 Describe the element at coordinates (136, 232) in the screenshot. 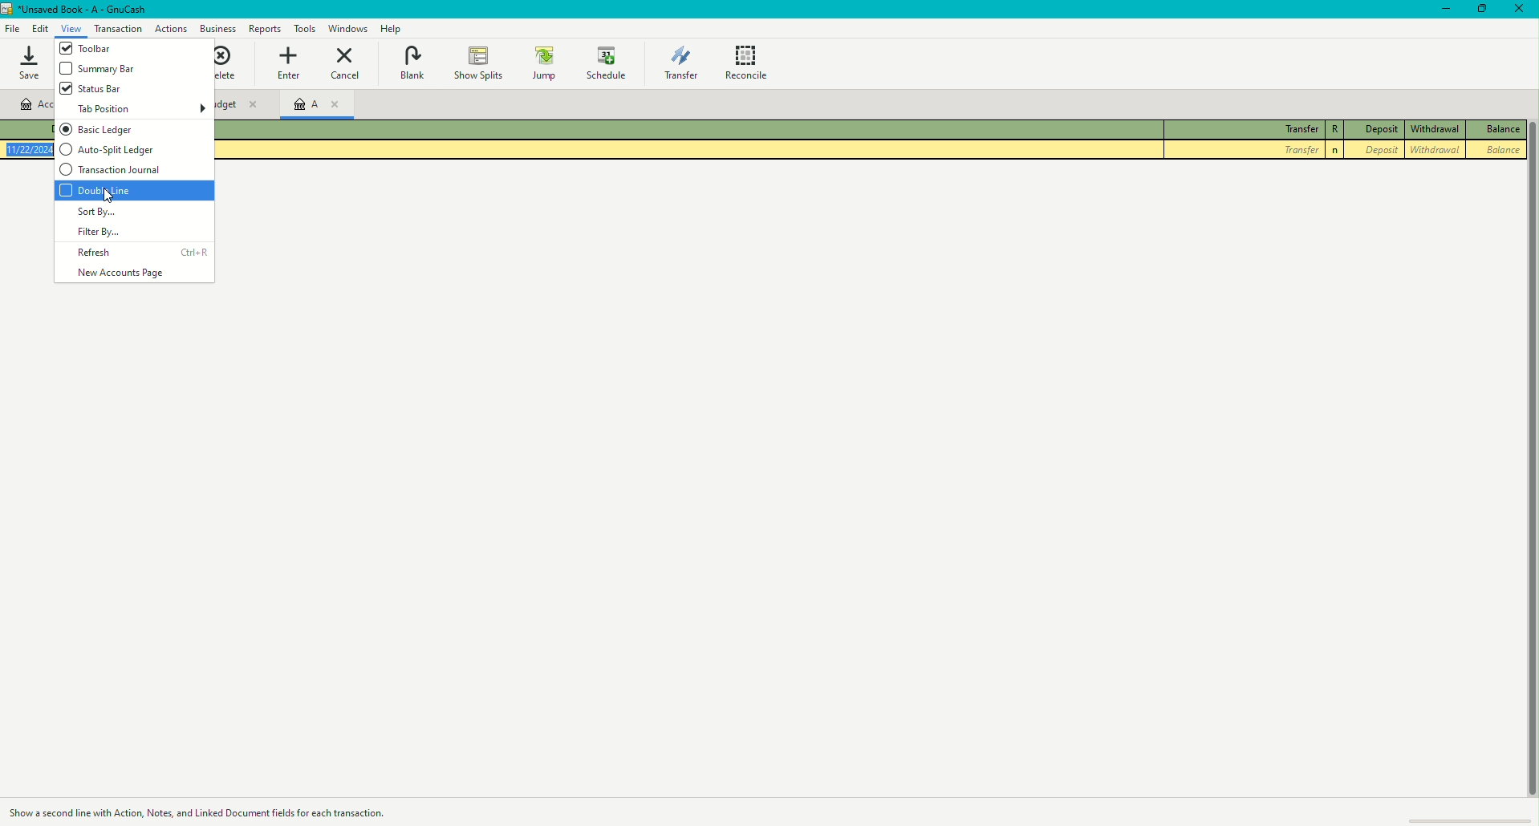

I see `Filter By` at that location.